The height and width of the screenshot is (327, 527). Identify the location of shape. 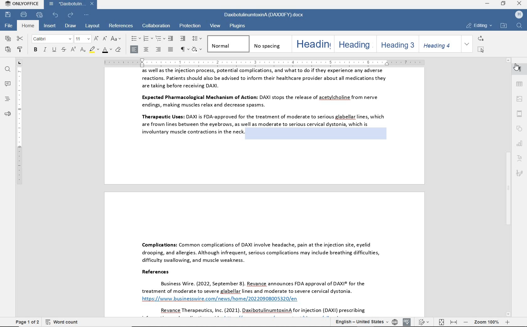
(520, 129).